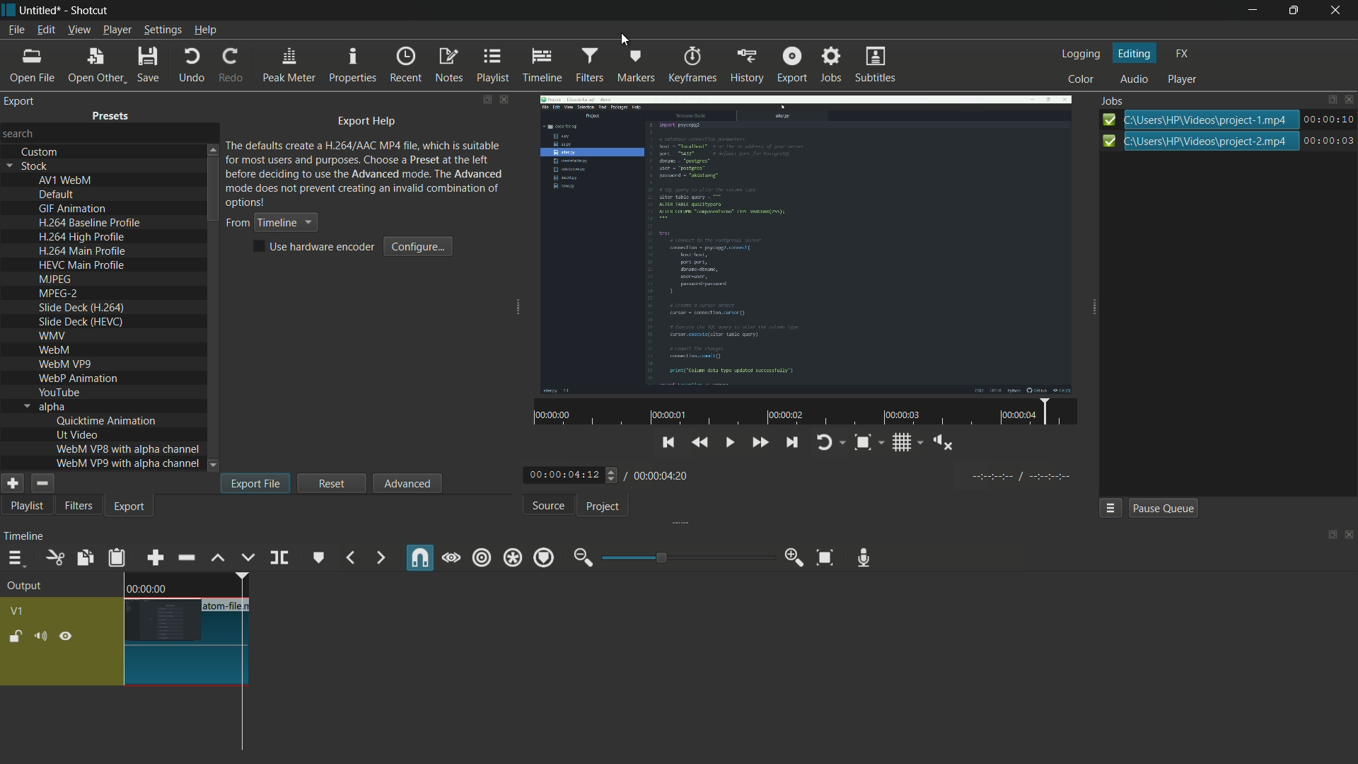 This screenshot has width=1358, height=764. What do you see at coordinates (636, 64) in the screenshot?
I see `markers` at bounding box center [636, 64].